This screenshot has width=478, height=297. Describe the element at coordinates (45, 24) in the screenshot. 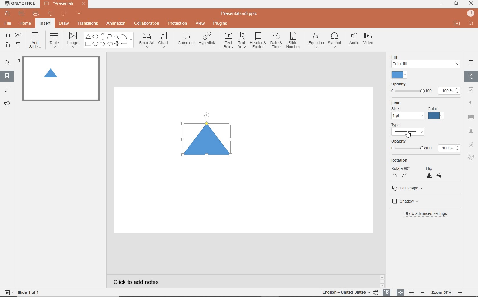

I see `INSERT` at that location.